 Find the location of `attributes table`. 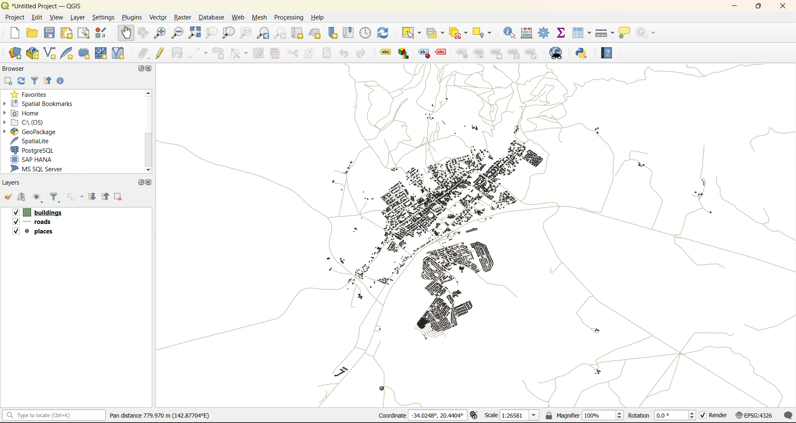

attributes table is located at coordinates (582, 34).